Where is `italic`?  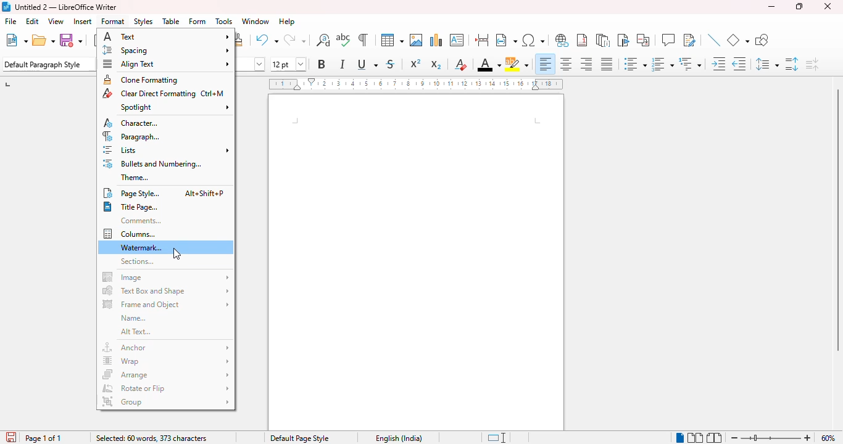 italic is located at coordinates (342, 64).